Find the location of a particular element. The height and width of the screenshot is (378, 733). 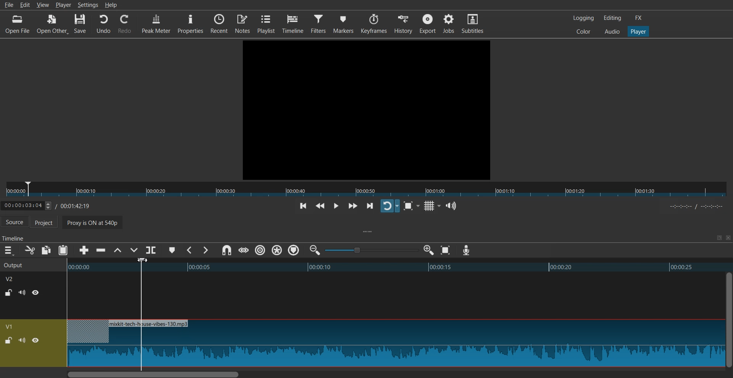

Open File is located at coordinates (18, 24).